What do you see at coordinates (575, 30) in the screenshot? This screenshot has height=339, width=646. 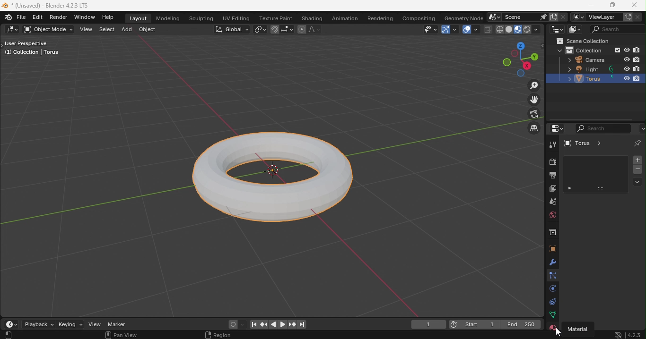 I see `Display mode` at bounding box center [575, 30].